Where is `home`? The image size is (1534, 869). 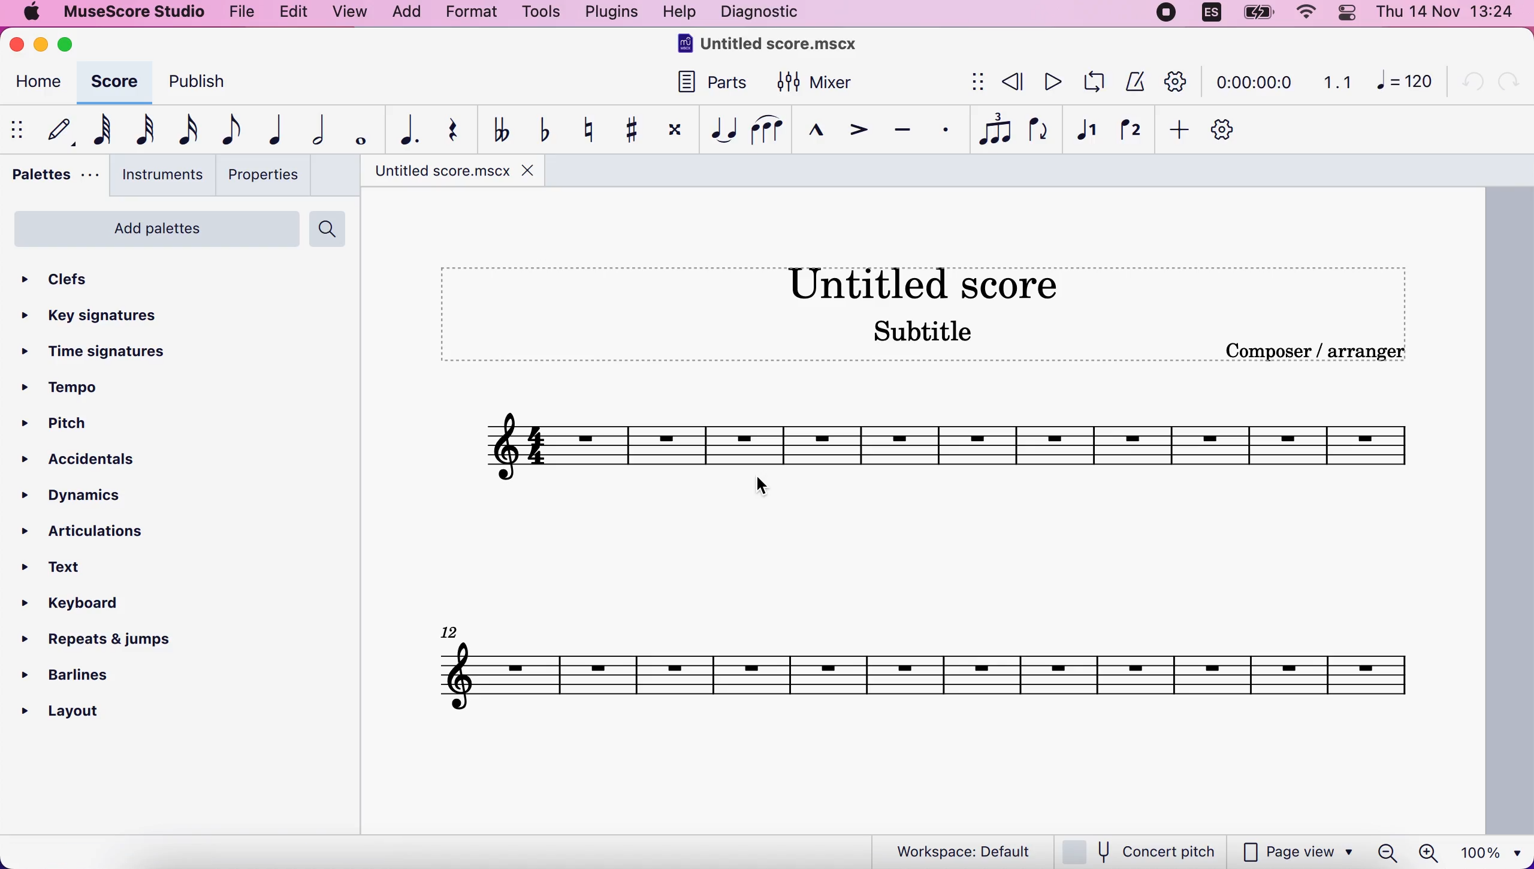
home is located at coordinates (37, 88).